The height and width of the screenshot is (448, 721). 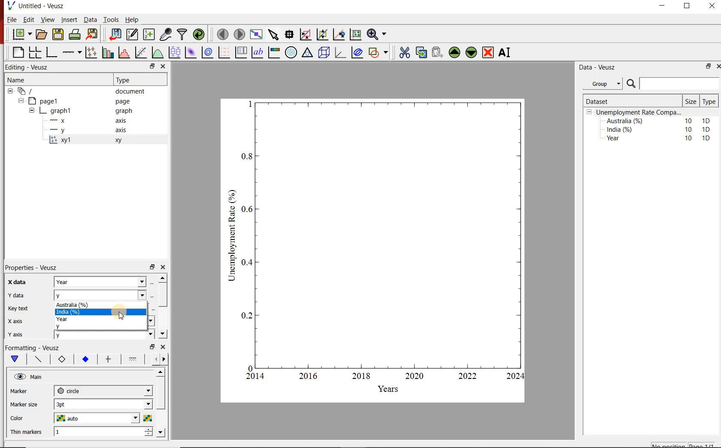 I want to click on click to zoom out graph axes, so click(x=323, y=33).